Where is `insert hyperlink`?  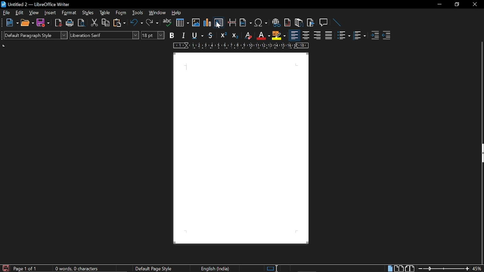
insert hyperlink is located at coordinates (276, 23).